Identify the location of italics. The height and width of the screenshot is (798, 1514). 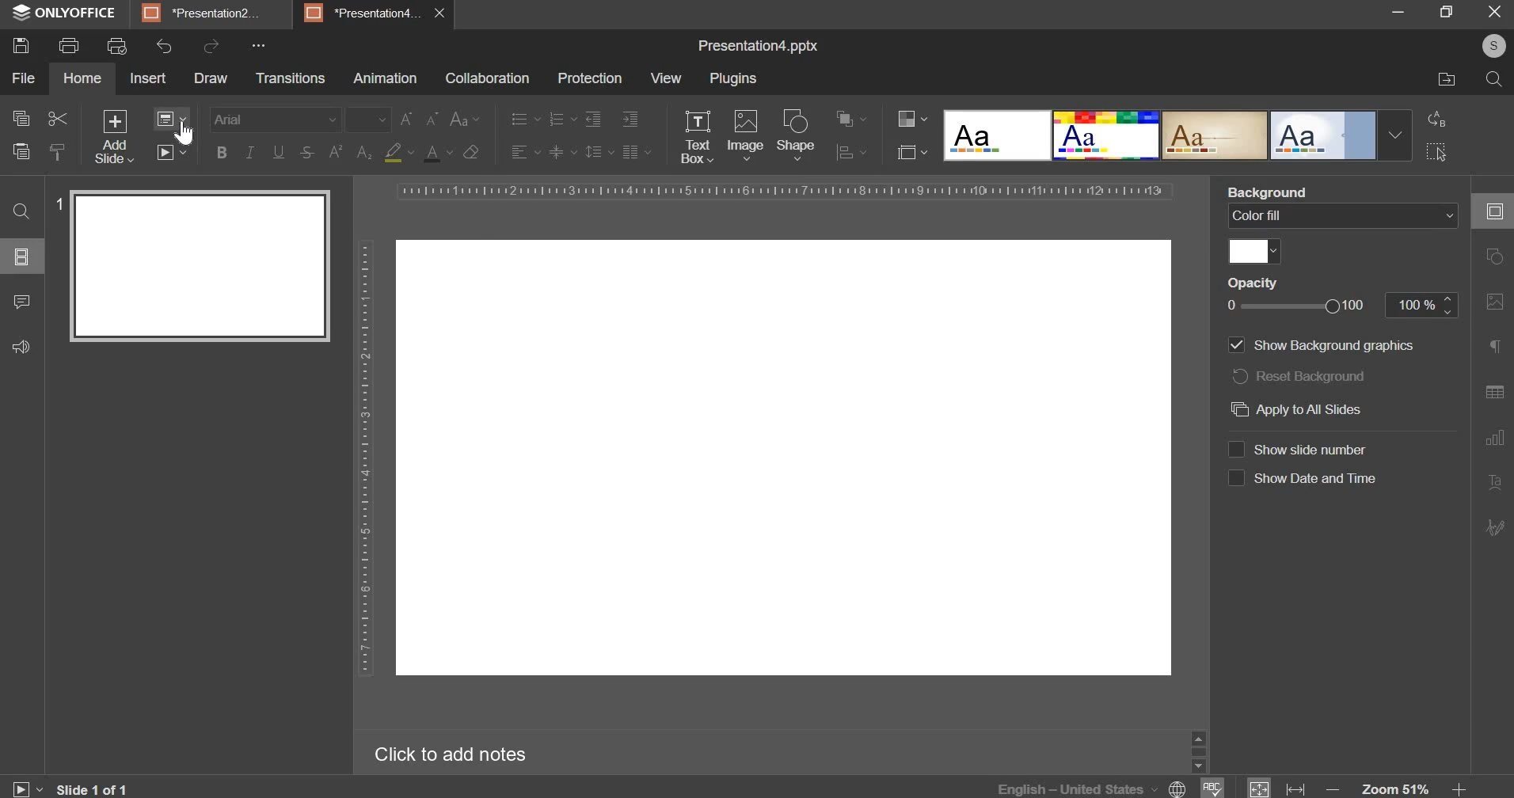
(250, 150).